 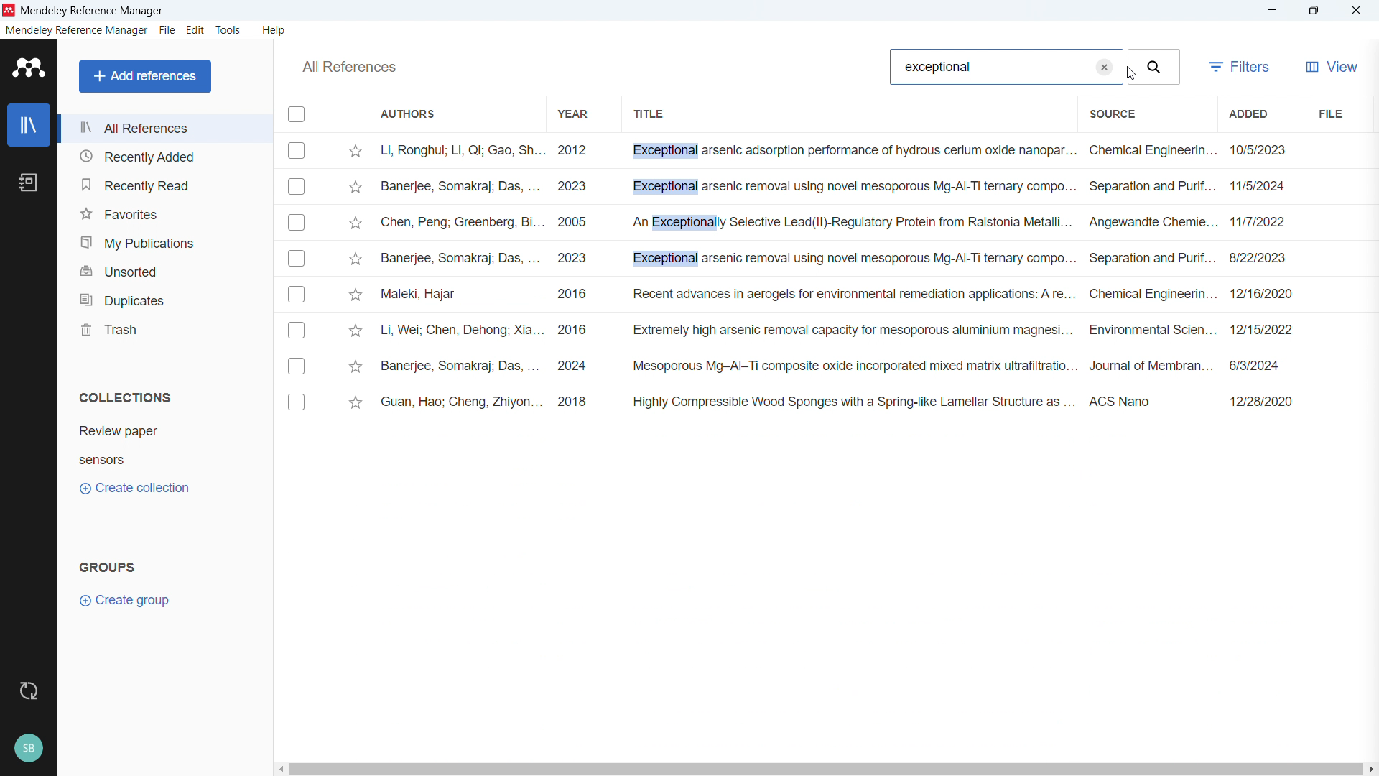 What do you see at coordinates (349, 67) in the screenshot?
I see `` at bounding box center [349, 67].